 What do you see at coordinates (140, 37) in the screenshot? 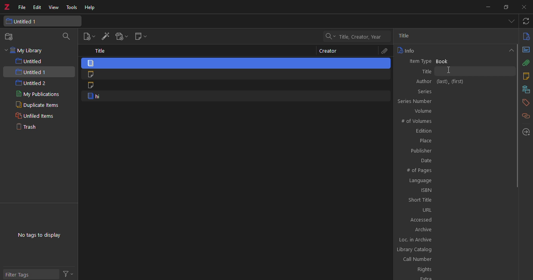
I see `new note` at bounding box center [140, 37].